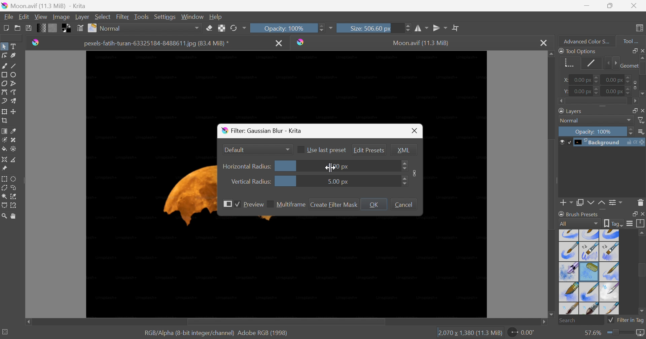 The image size is (646, 339). What do you see at coordinates (522, 332) in the screenshot?
I see `0.00°` at bounding box center [522, 332].